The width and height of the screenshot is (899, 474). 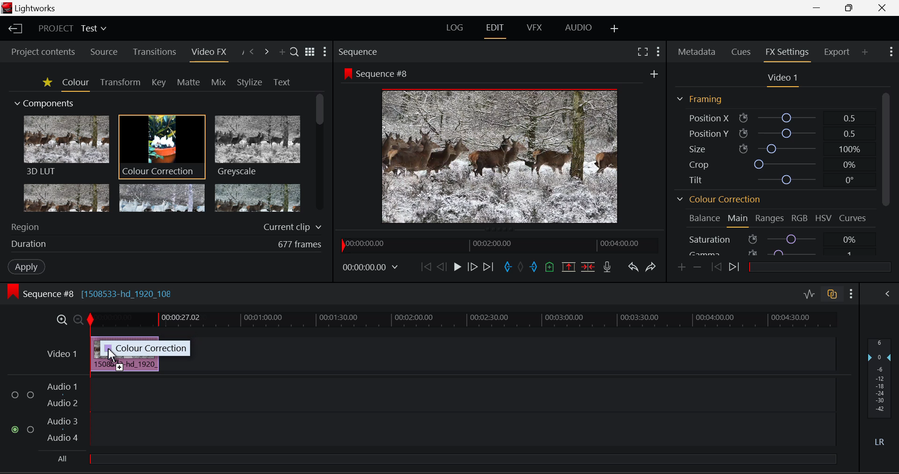 What do you see at coordinates (682, 267) in the screenshot?
I see `Add keyframe` at bounding box center [682, 267].